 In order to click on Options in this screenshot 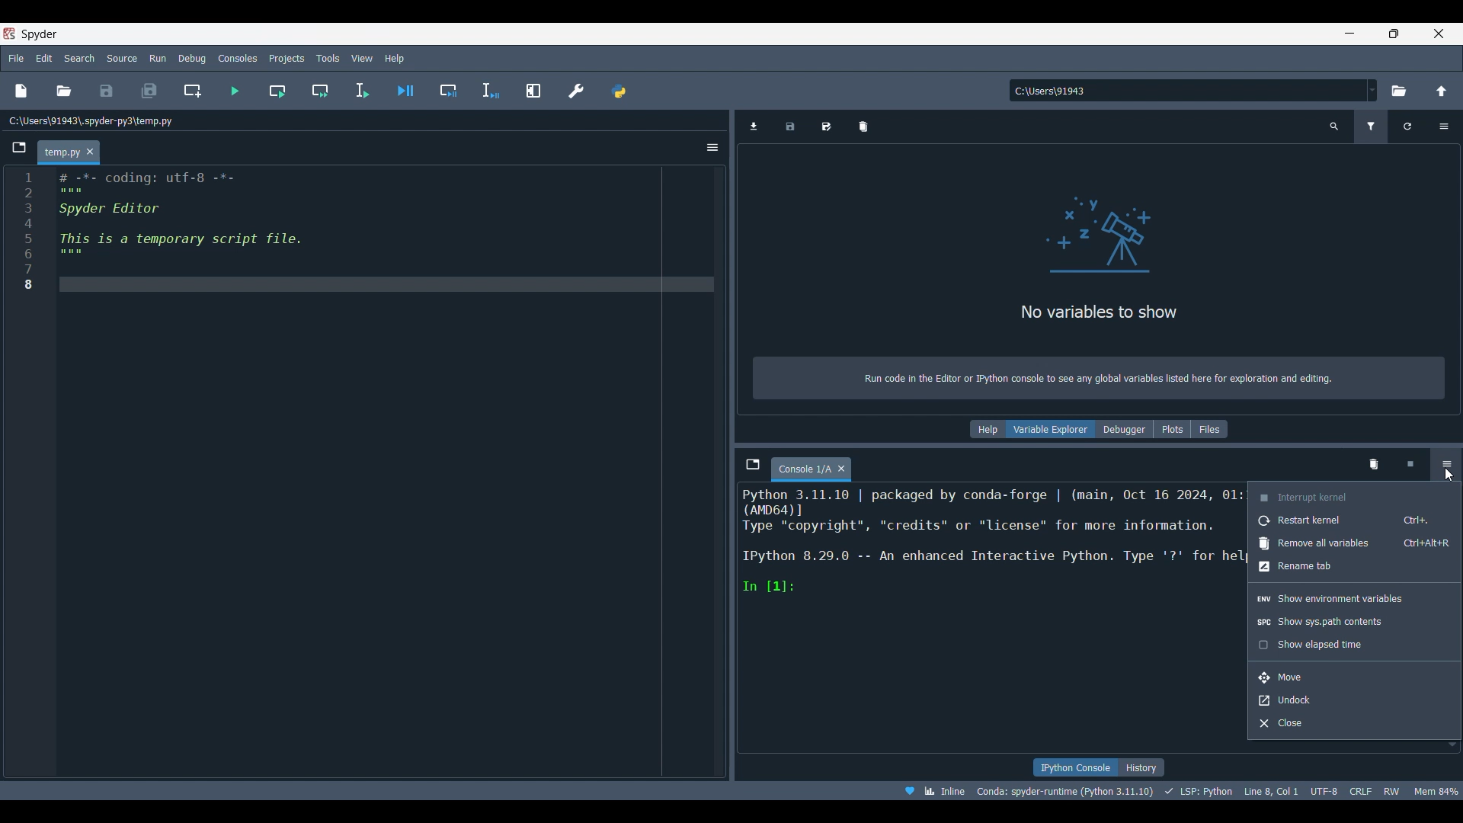, I will do `click(712, 147)`.